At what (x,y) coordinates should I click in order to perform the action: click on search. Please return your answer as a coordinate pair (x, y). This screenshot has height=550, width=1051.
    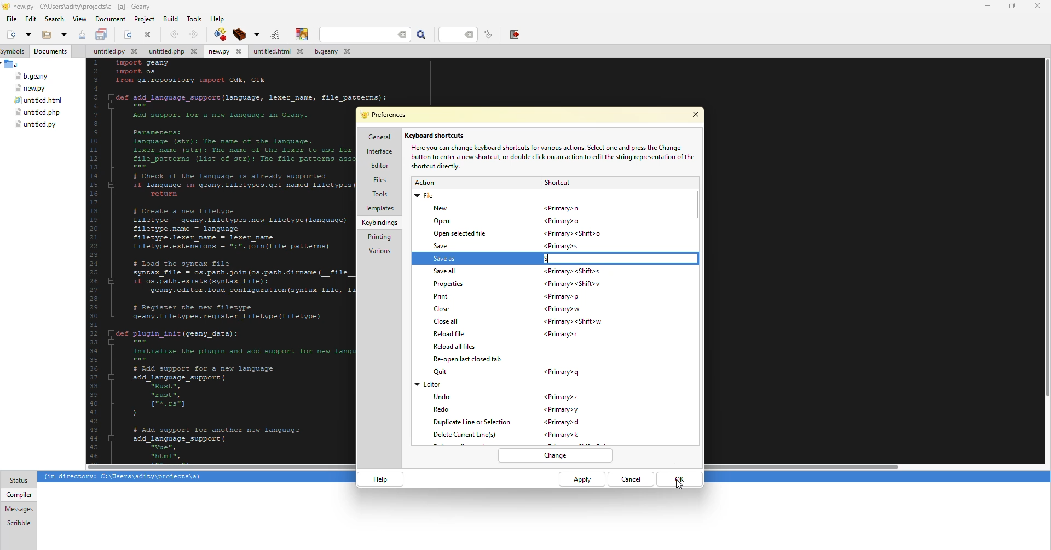
    Looking at the image, I should click on (55, 19).